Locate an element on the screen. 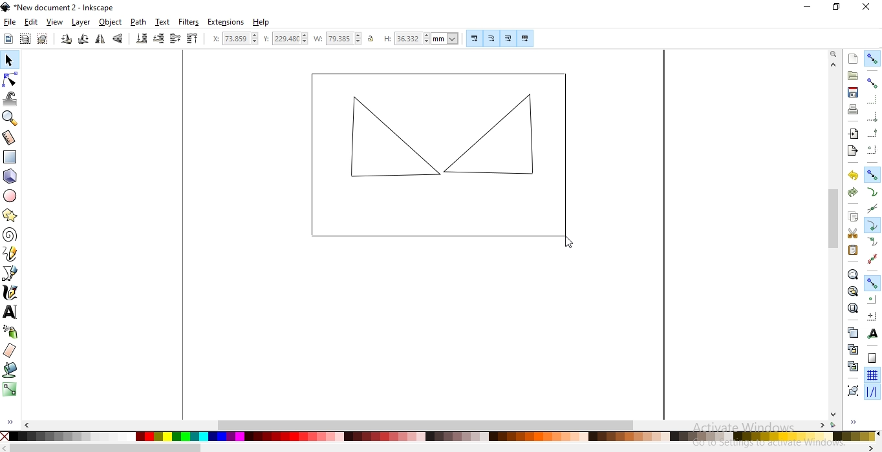 The width and height of the screenshot is (882, 452). cut selection is located at coordinates (850, 233).